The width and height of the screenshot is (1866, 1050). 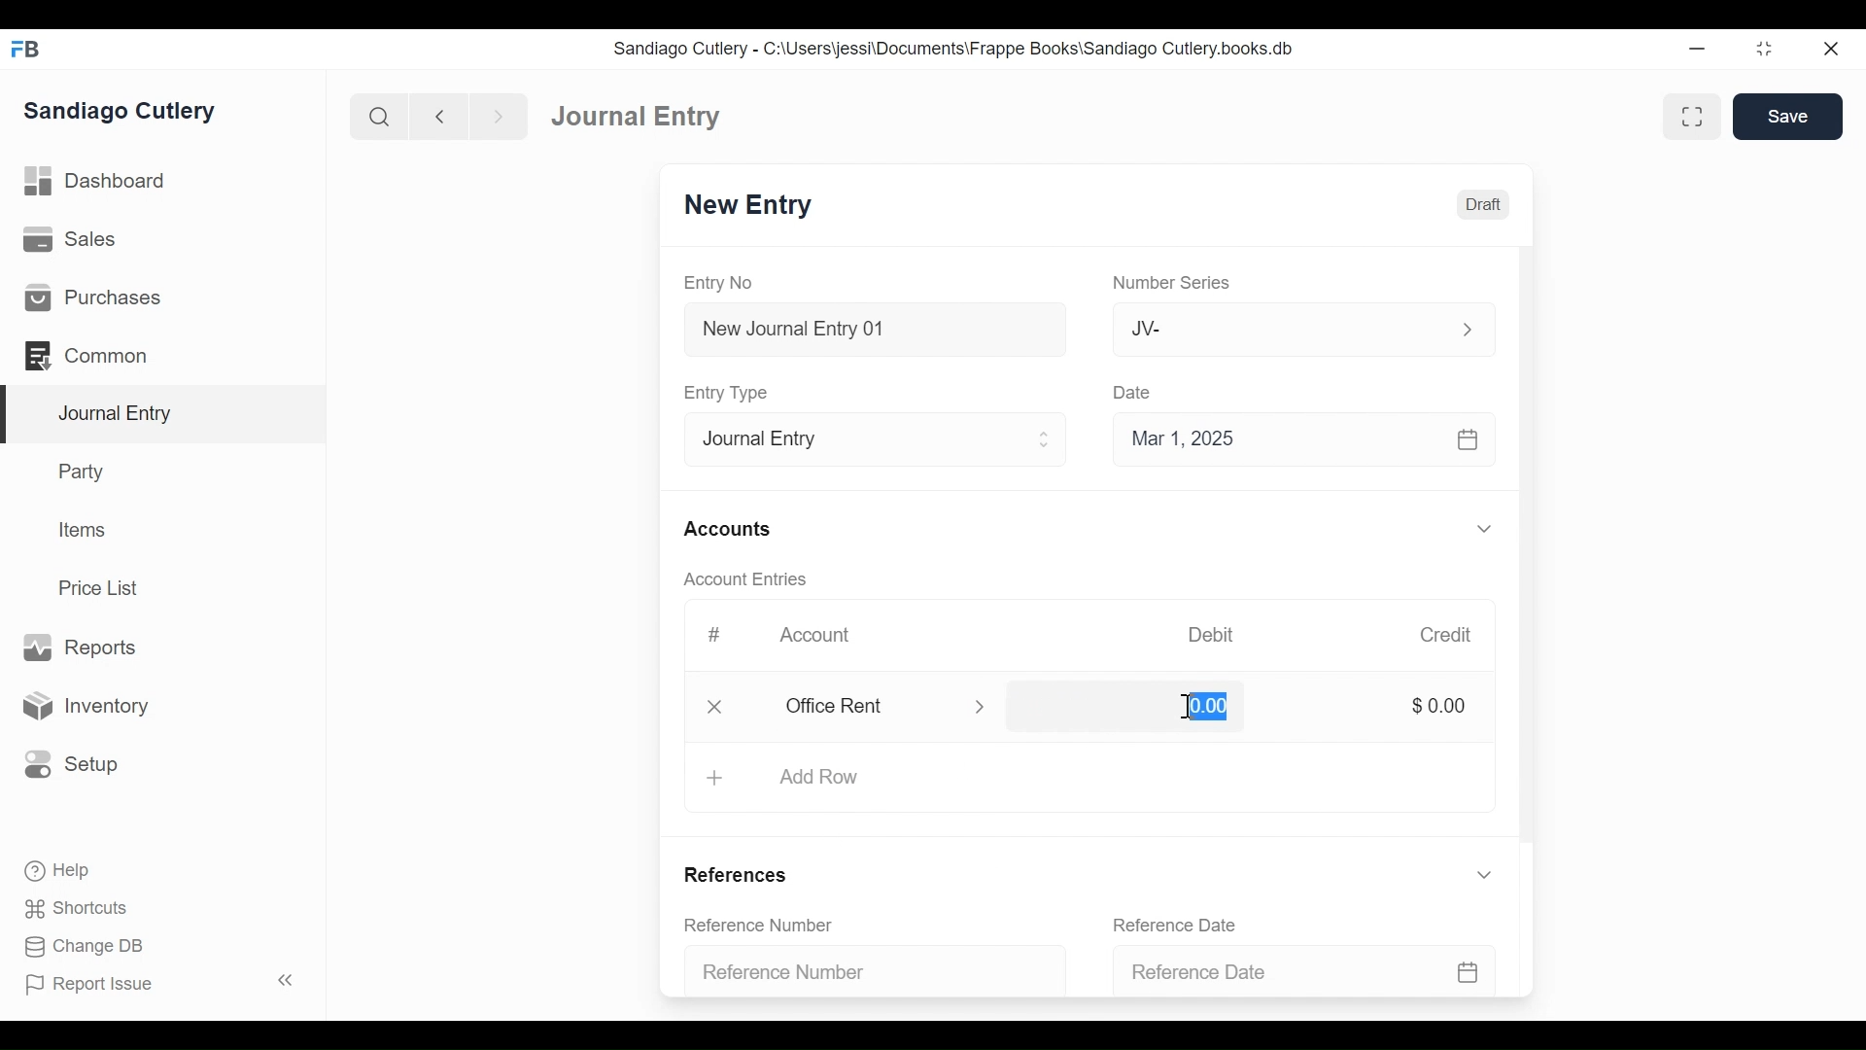 I want to click on minimize, so click(x=1700, y=45).